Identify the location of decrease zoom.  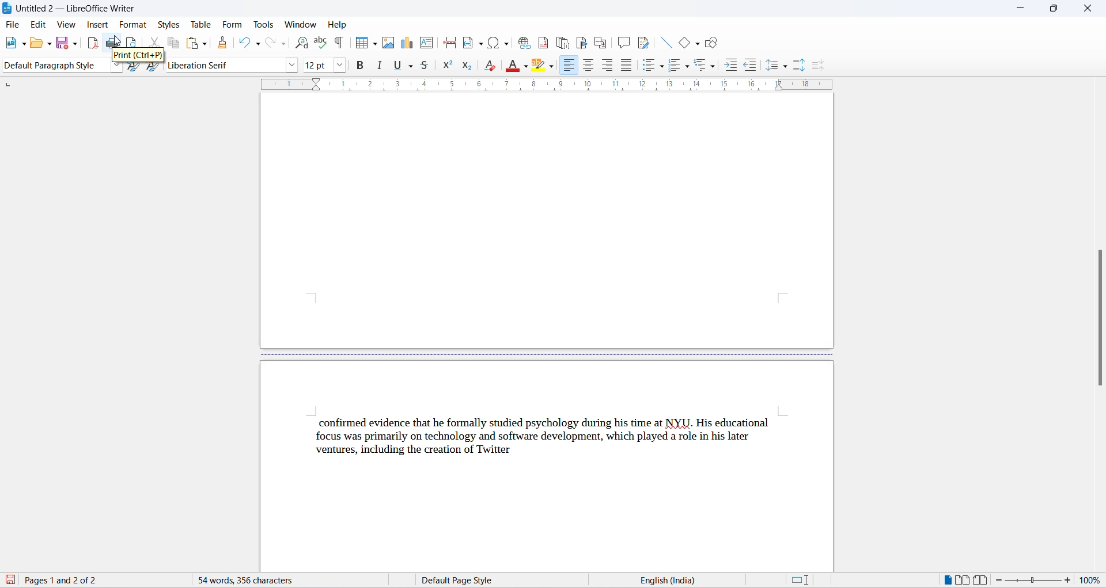
(1002, 580).